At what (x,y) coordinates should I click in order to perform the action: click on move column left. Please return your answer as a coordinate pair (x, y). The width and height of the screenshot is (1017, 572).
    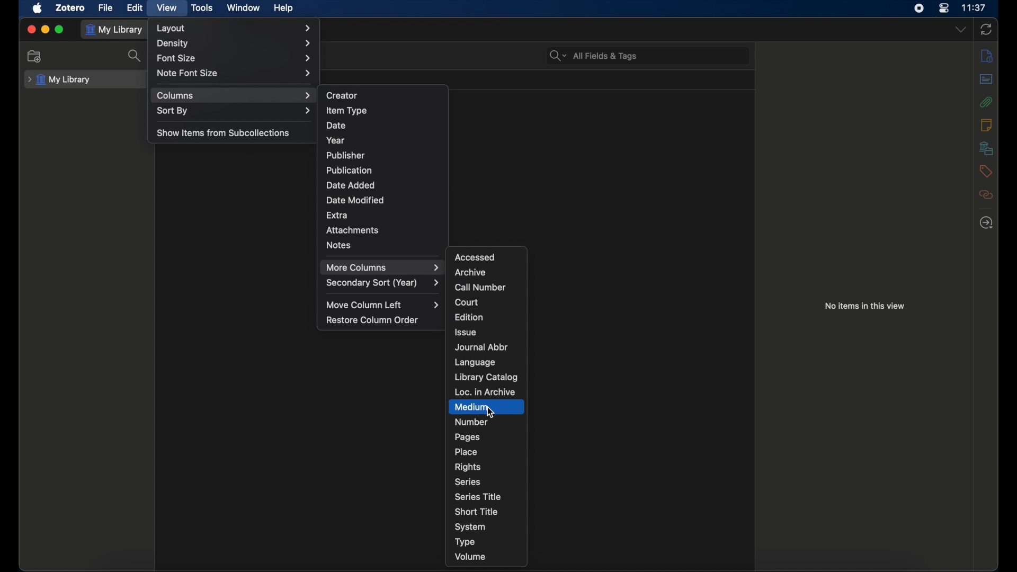
    Looking at the image, I should click on (385, 305).